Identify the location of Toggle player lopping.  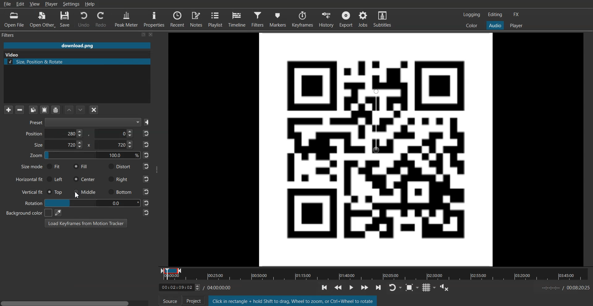
(397, 288).